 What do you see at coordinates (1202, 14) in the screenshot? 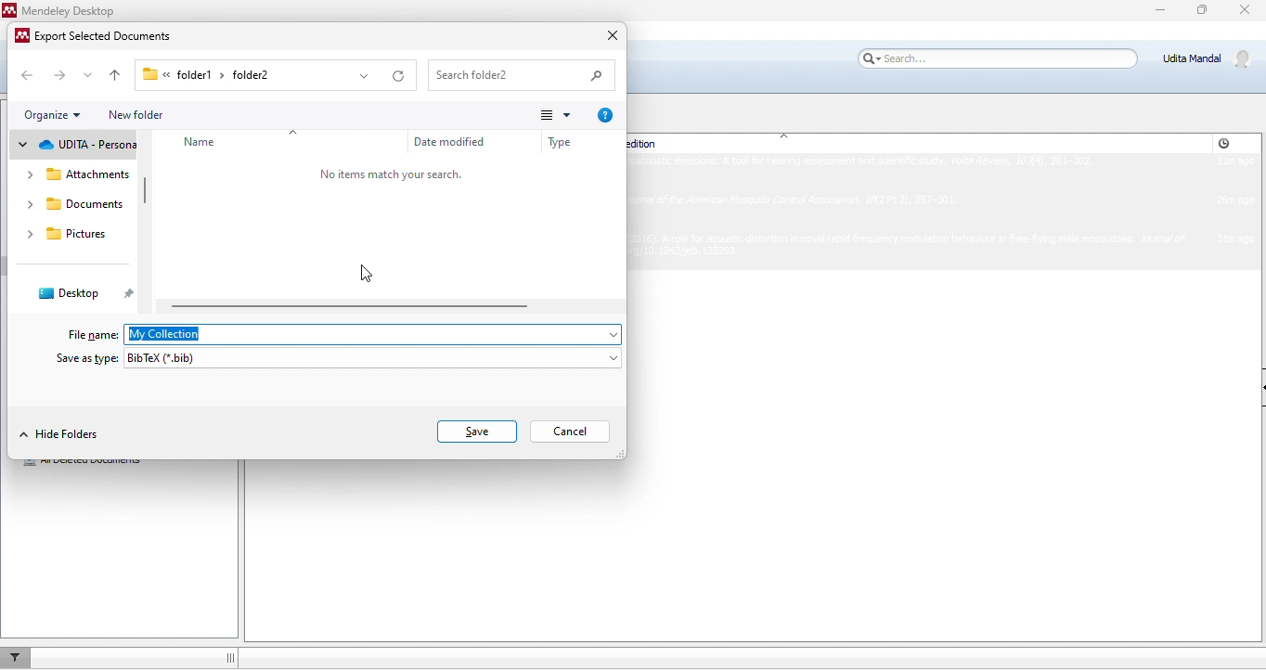
I see `maximize` at bounding box center [1202, 14].